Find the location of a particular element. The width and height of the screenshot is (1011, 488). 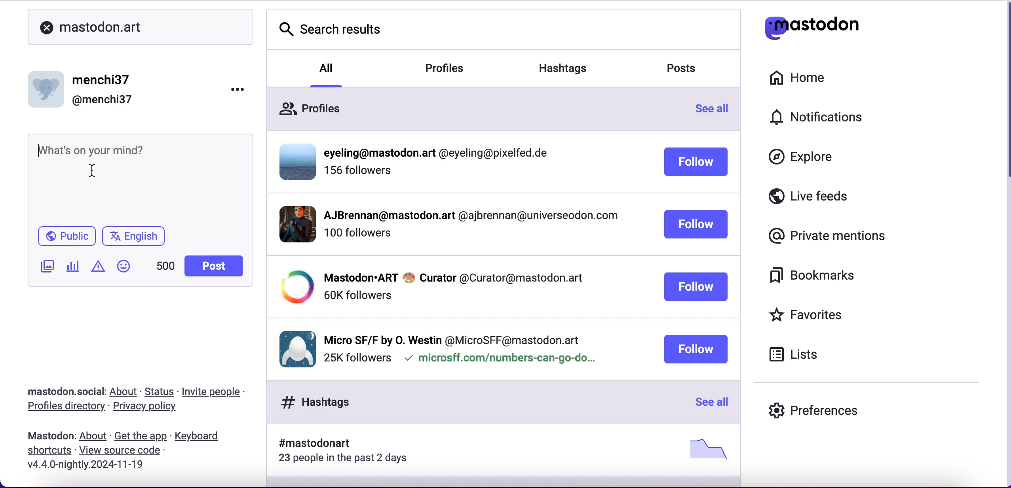

characters is located at coordinates (165, 266).